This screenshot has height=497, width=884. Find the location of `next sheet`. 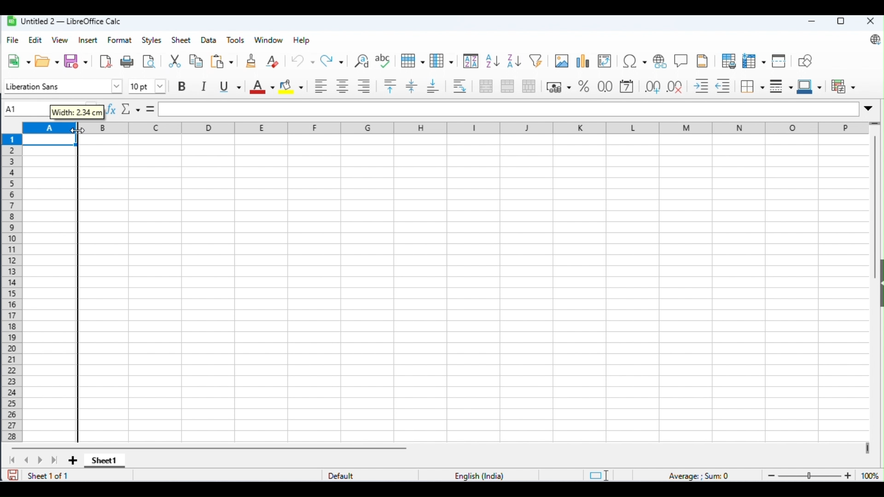

next sheet is located at coordinates (40, 460).